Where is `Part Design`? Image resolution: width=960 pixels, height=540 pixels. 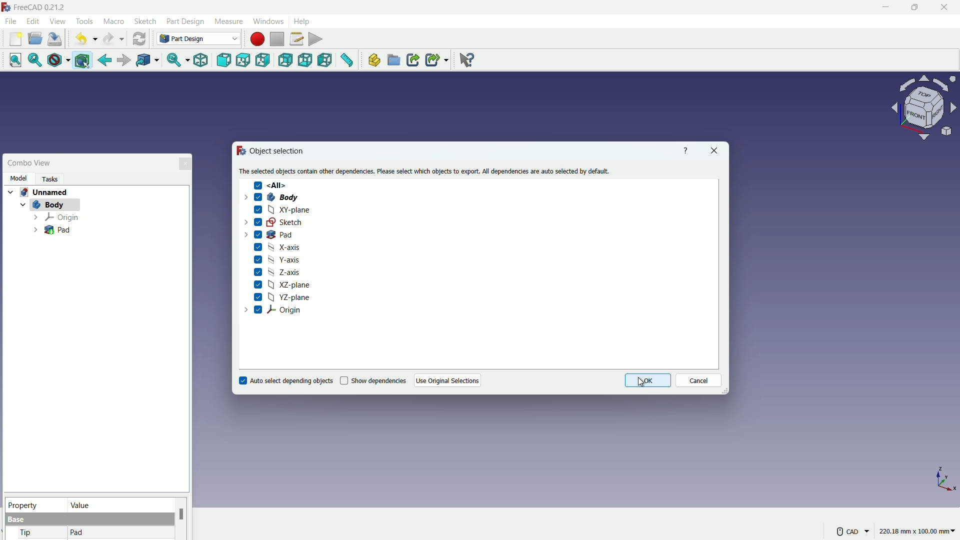 Part Design is located at coordinates (198, 38).